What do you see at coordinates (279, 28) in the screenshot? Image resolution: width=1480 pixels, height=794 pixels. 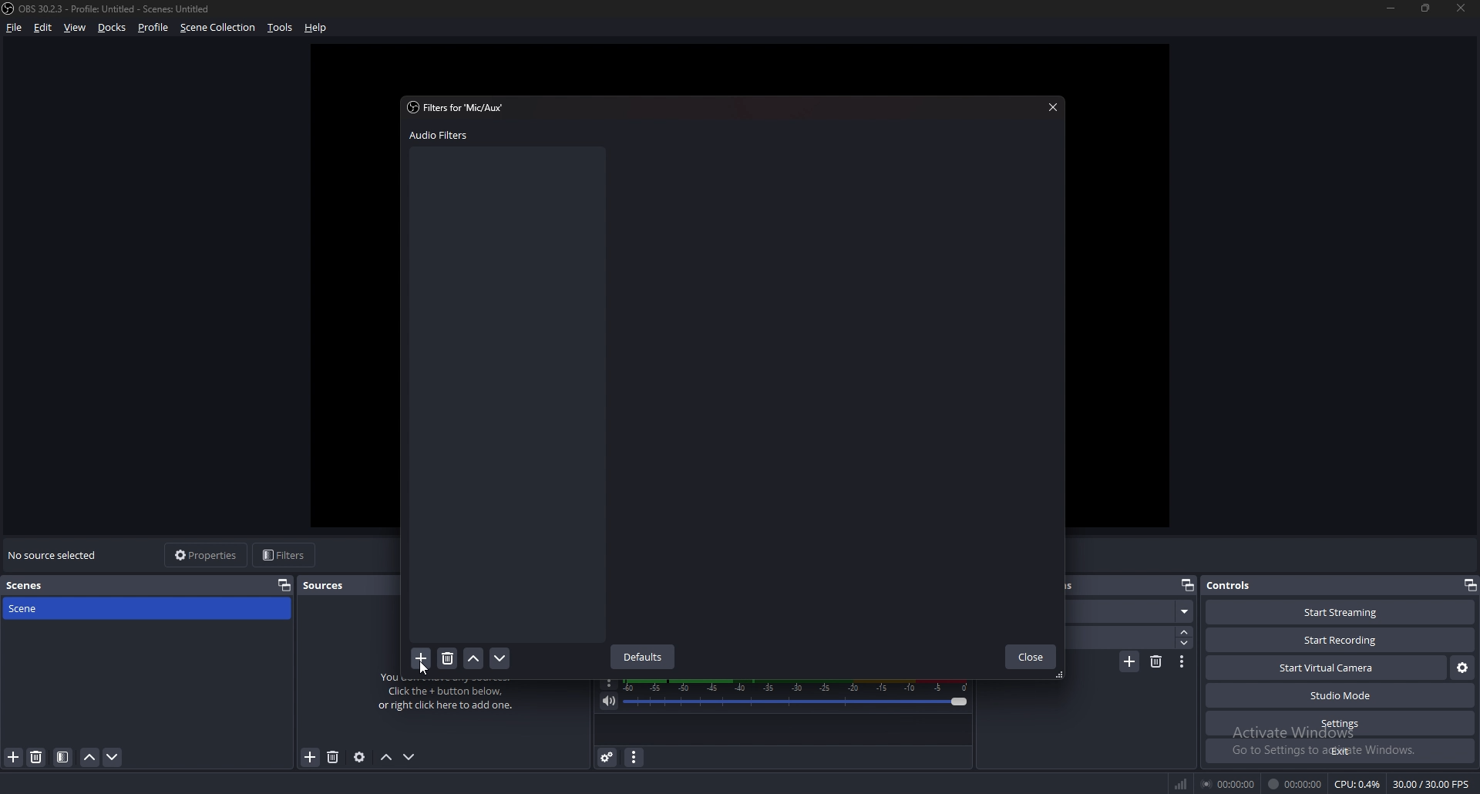 I see `tools` at bounding box center [279, 28].